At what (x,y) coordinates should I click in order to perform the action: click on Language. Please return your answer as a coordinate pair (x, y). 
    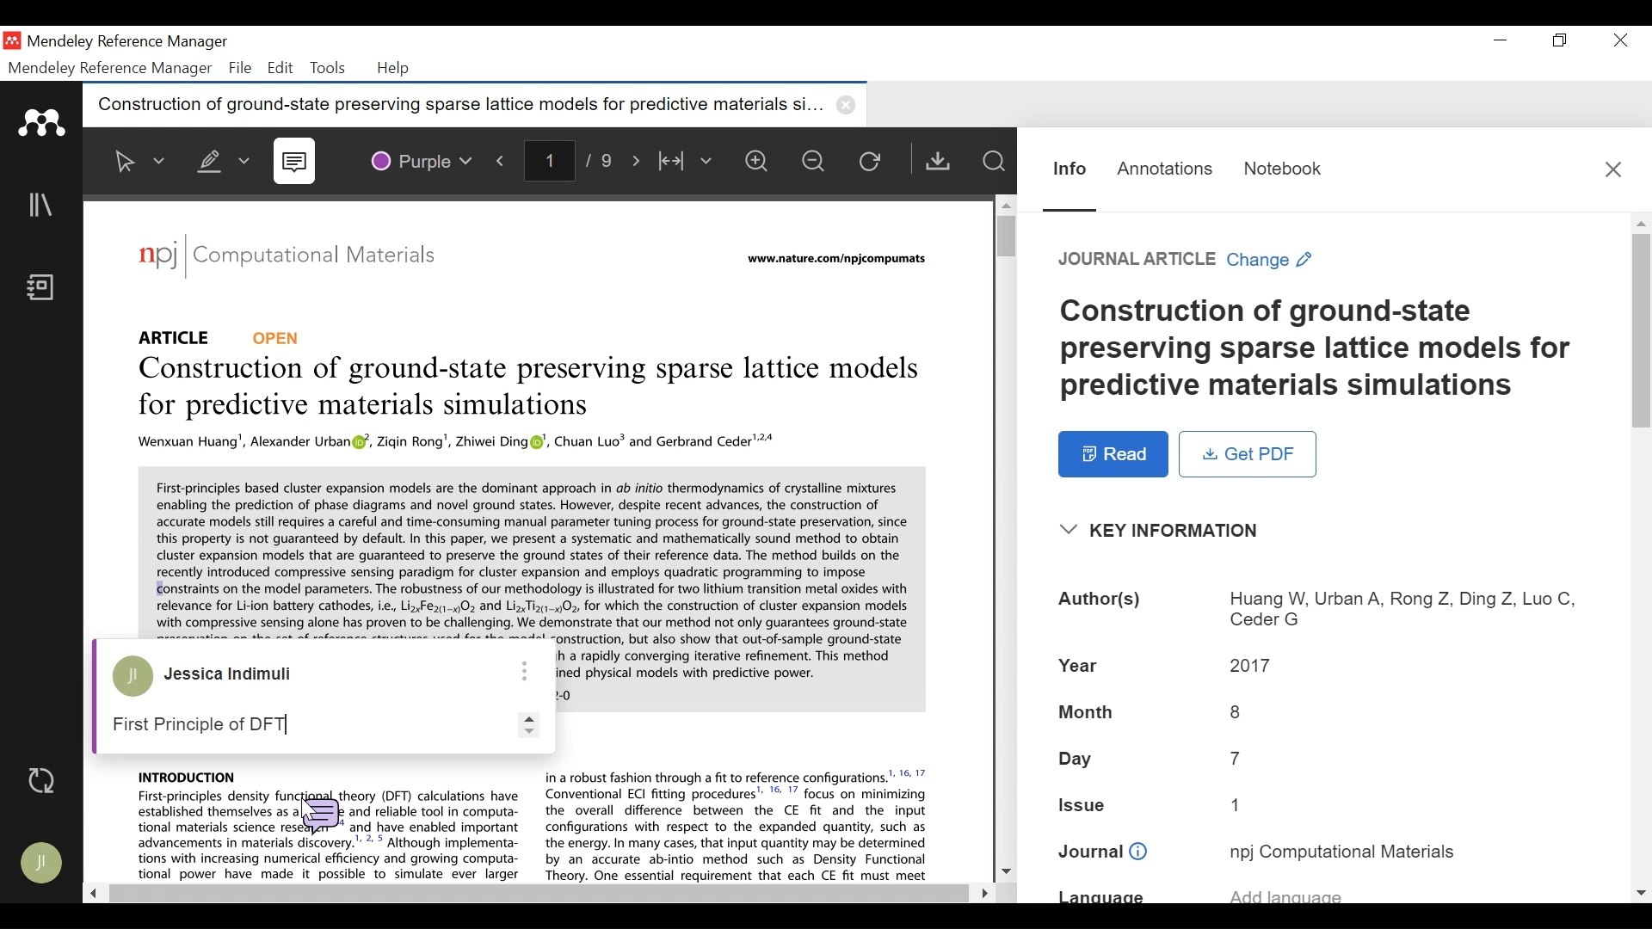
    Looking at the image, I should click on (1321, 895).